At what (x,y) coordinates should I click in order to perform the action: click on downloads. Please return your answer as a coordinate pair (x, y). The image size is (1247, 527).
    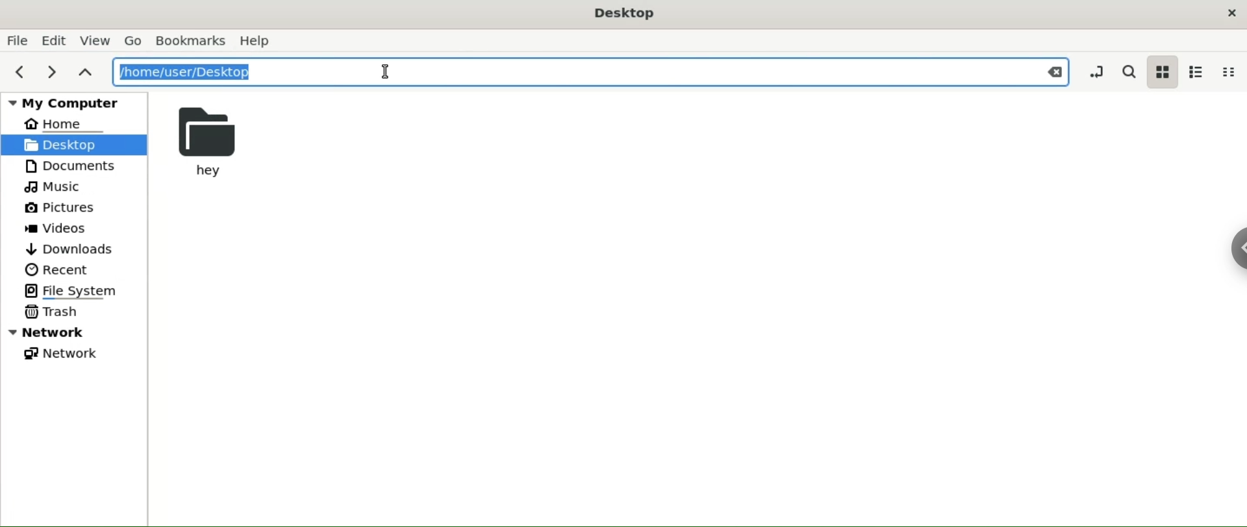
    Looking at the image, I should click on (72, 249).